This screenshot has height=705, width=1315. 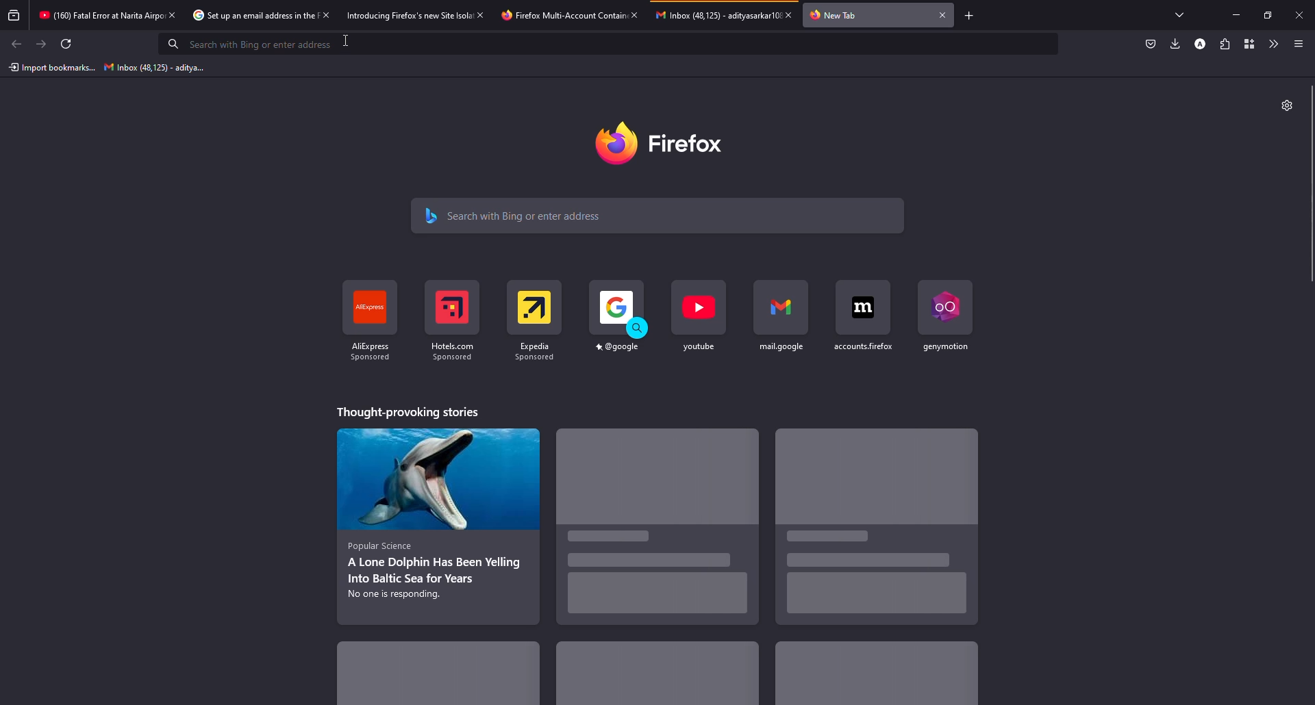 I want to click on close, so click(x=789, y=14).